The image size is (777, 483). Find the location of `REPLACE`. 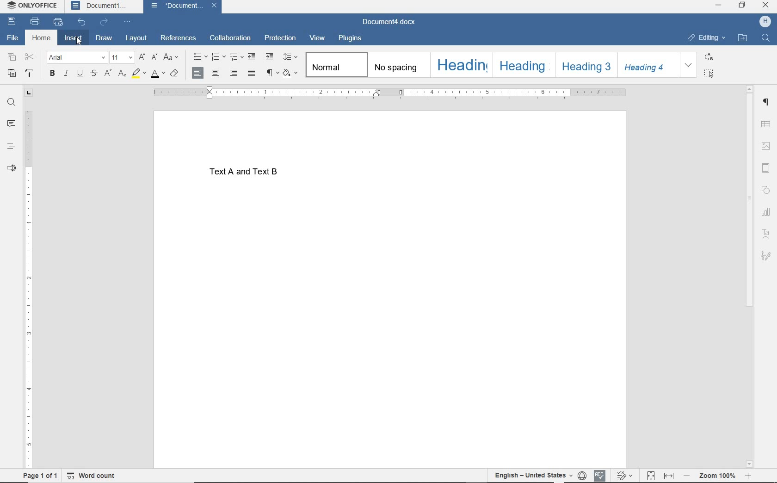

REPLACE is located at coordinates (708, 56).